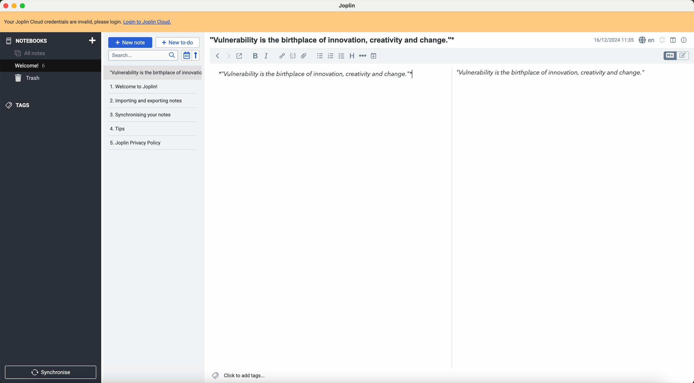  Describe the element at coordinates (31, 66) in the screenshot. I see `welcome` at that location.